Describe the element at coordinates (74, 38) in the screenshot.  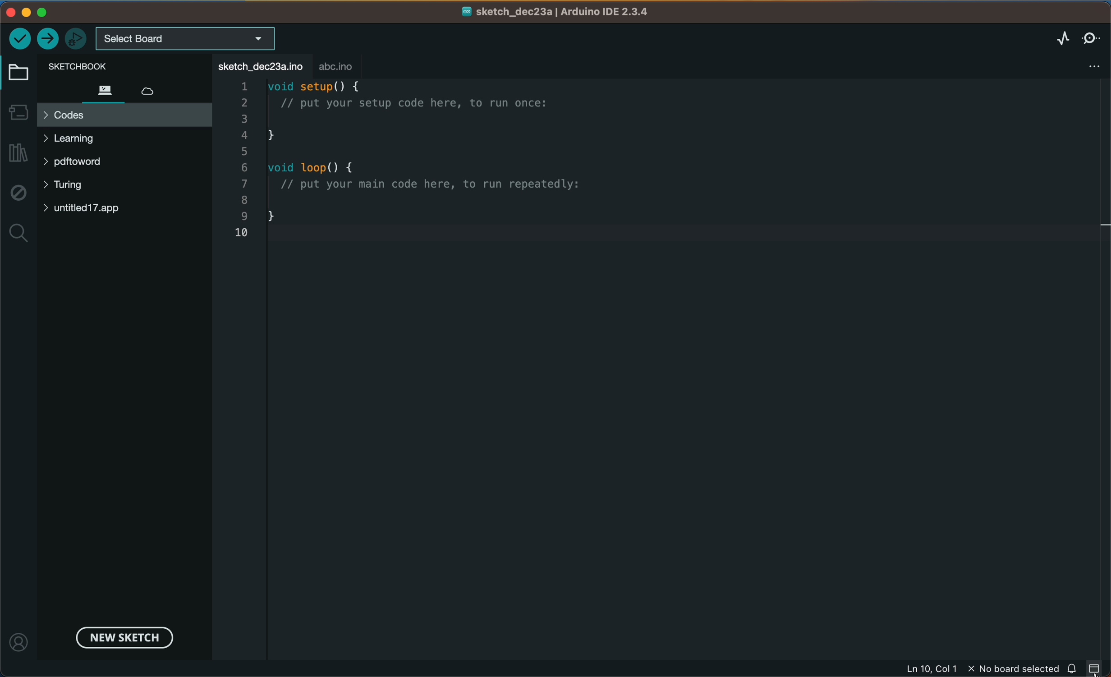
I see `debugger` at that location.